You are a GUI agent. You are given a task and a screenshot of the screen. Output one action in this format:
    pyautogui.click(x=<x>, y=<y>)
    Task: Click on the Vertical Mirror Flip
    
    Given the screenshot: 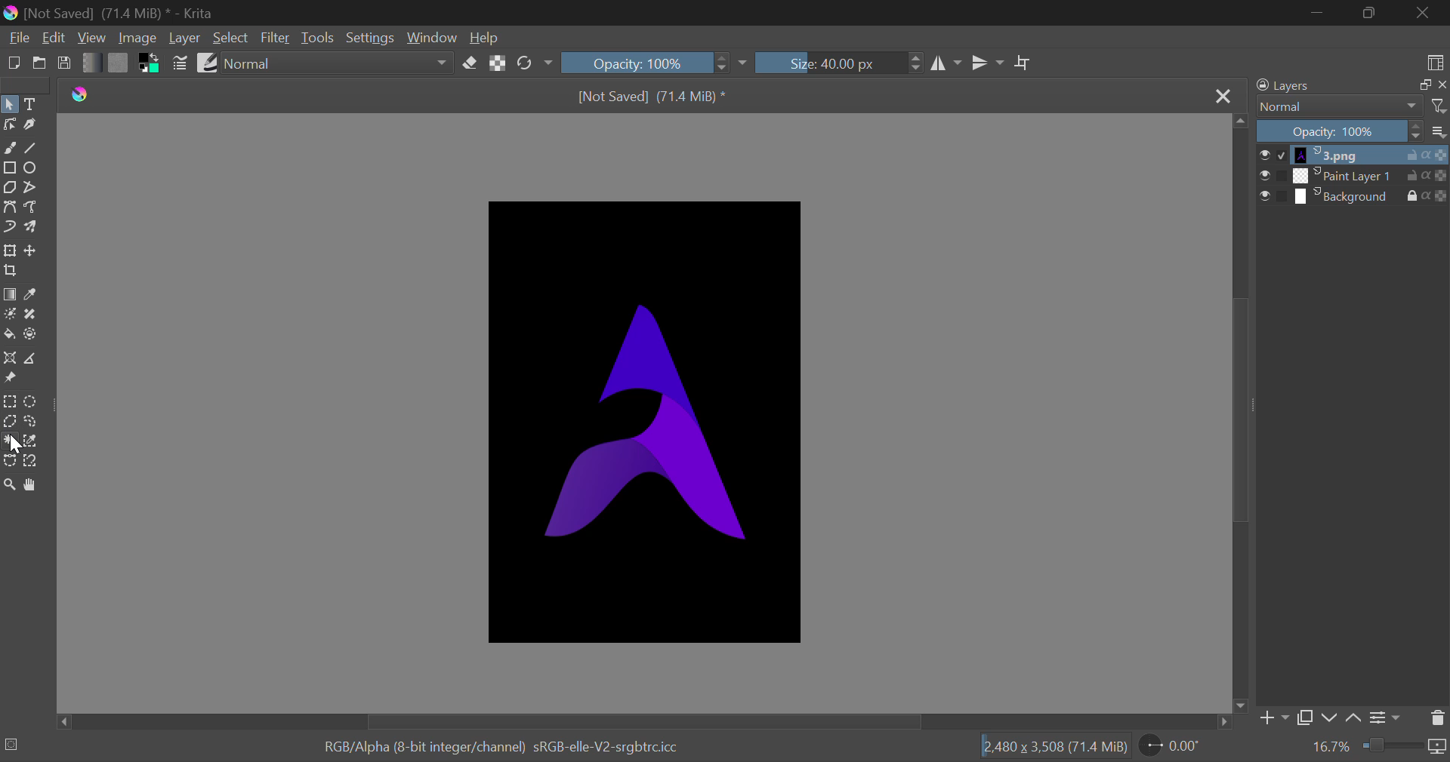 What is the action you would take?
    pyautogui.click(x=948, y=63)
    